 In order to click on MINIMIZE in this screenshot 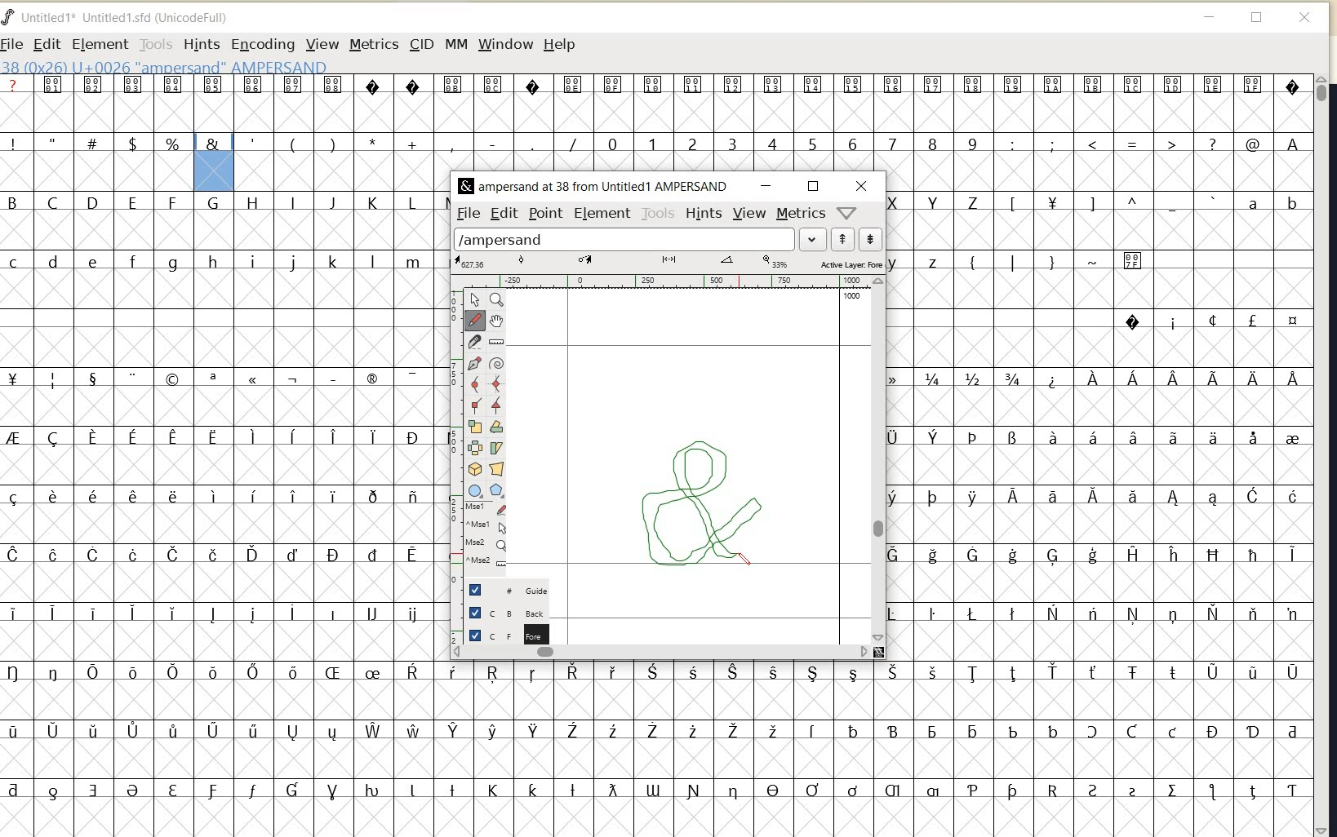, I will do `click(770, 185)`.